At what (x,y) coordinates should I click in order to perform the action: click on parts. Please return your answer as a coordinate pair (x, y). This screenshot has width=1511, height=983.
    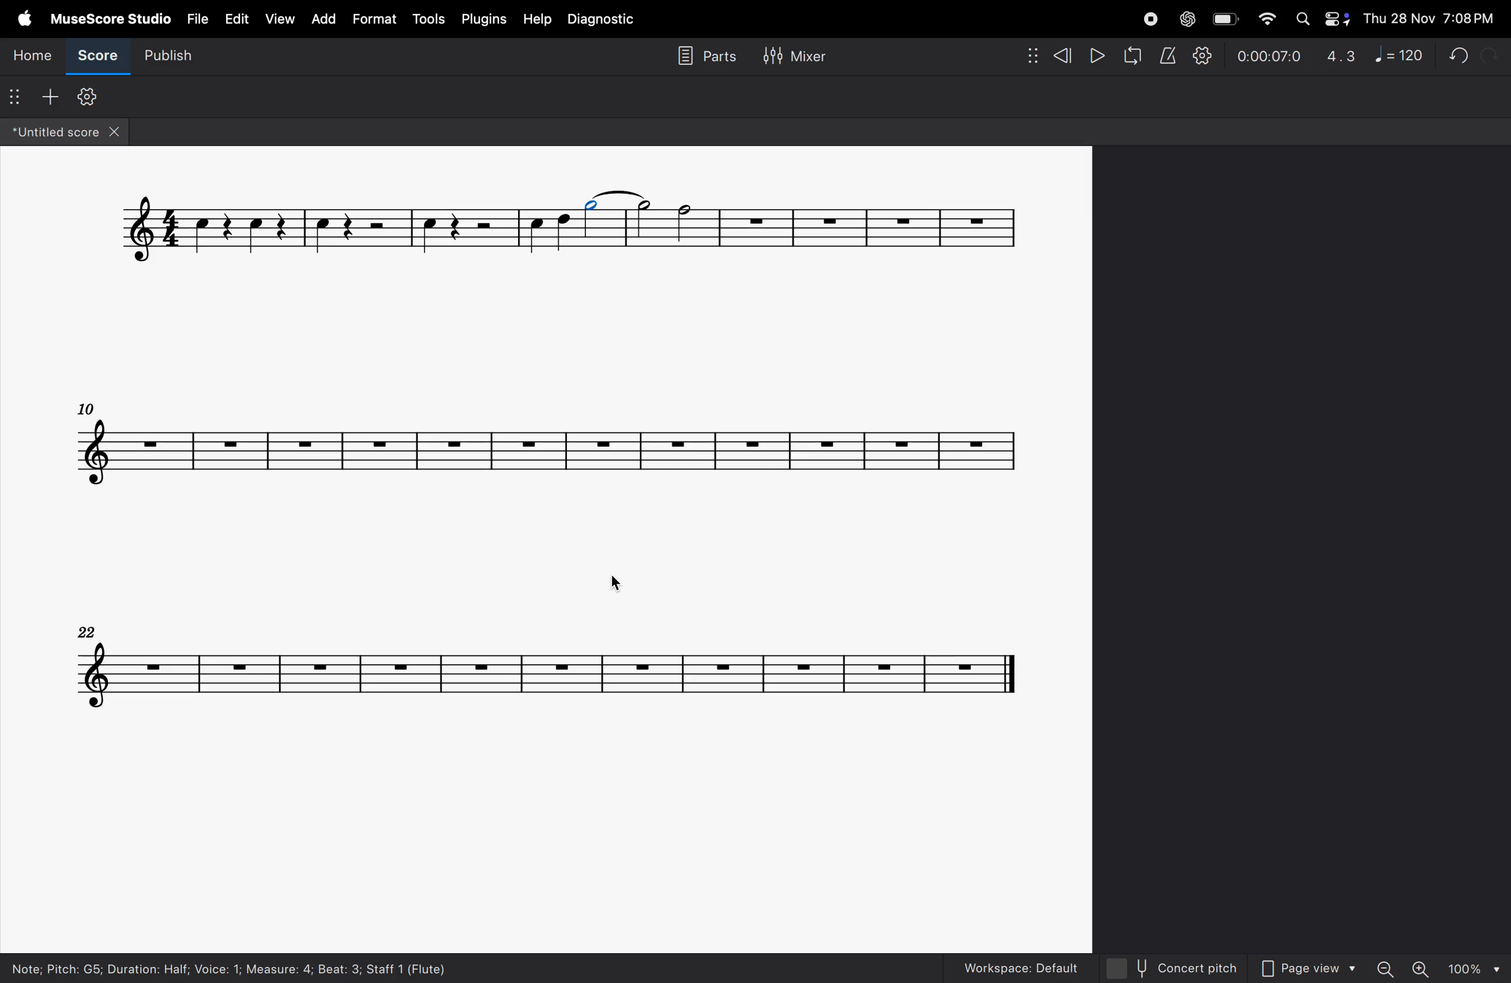
    Looking at the image, I should click on (702, 58).